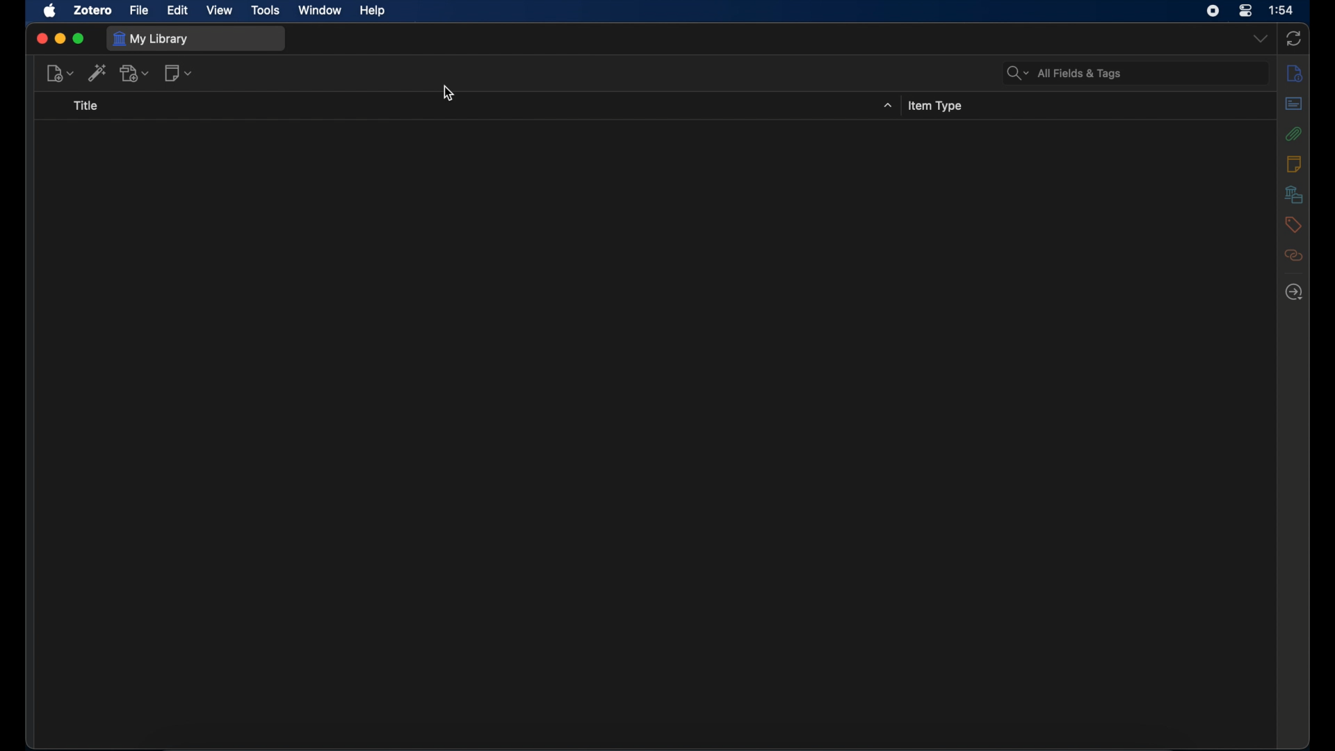 This screenshot has height=751, width=1335. What do you see at coordinates (178, 10) in the screenshot?
I see `edit` at bounding box center [178, 10].